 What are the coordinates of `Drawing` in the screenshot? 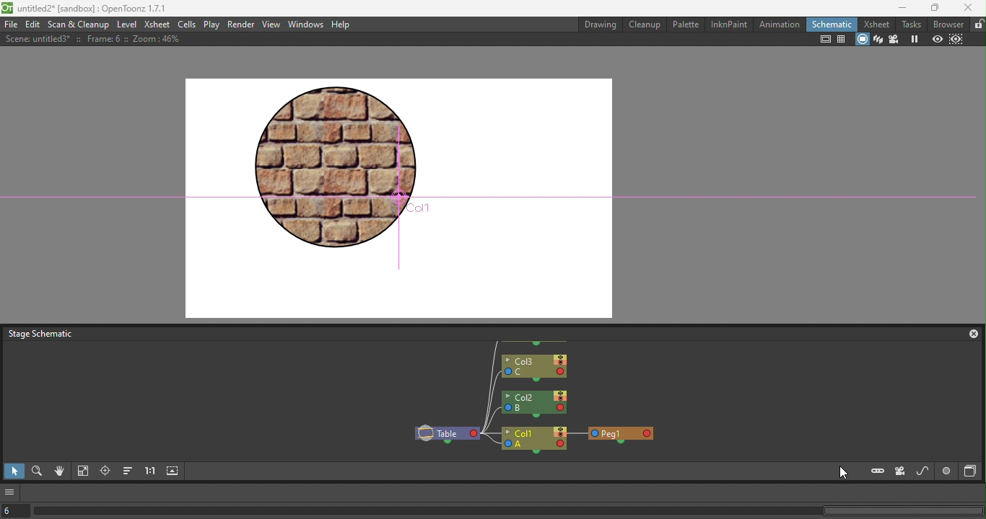 It's located at (601, 25).